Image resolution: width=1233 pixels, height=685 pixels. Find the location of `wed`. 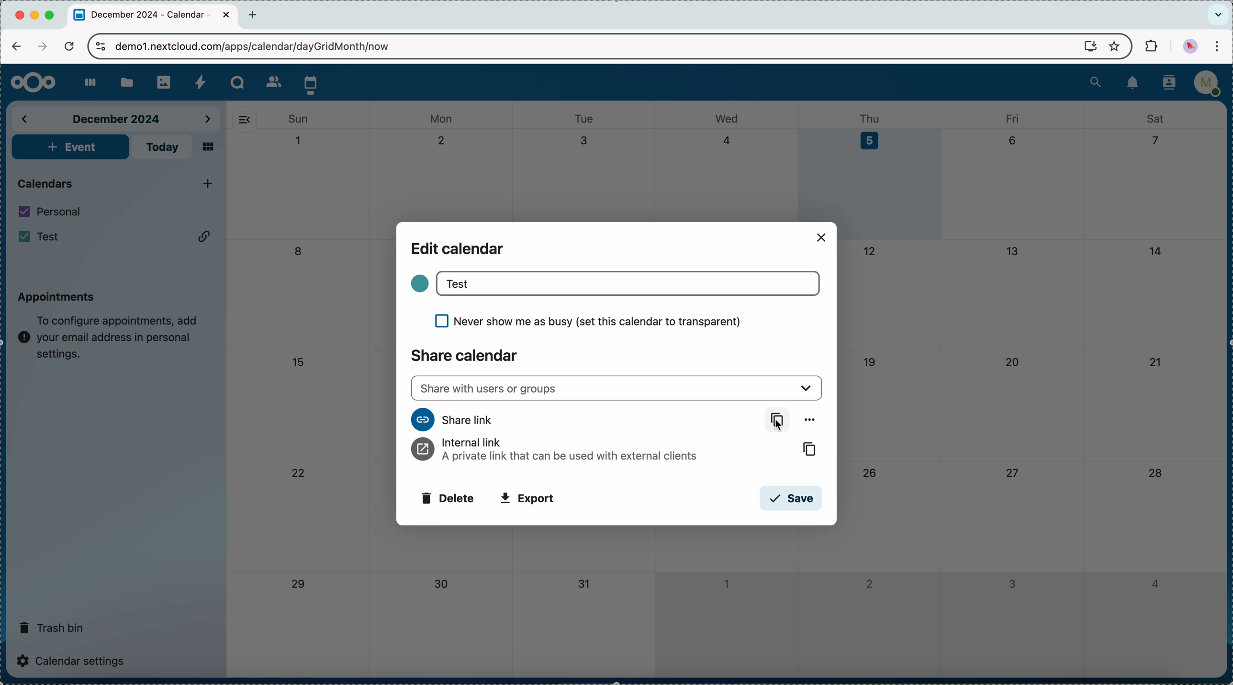

wed is located at coordinates (728, 118).